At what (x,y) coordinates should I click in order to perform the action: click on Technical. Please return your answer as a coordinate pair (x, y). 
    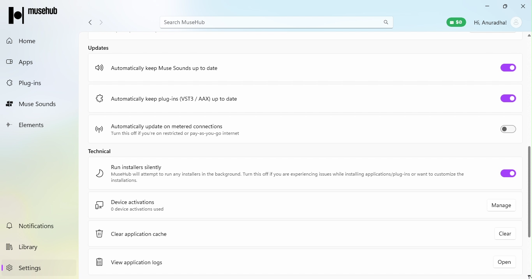
    Looking at the image, I should click on (109, 152).